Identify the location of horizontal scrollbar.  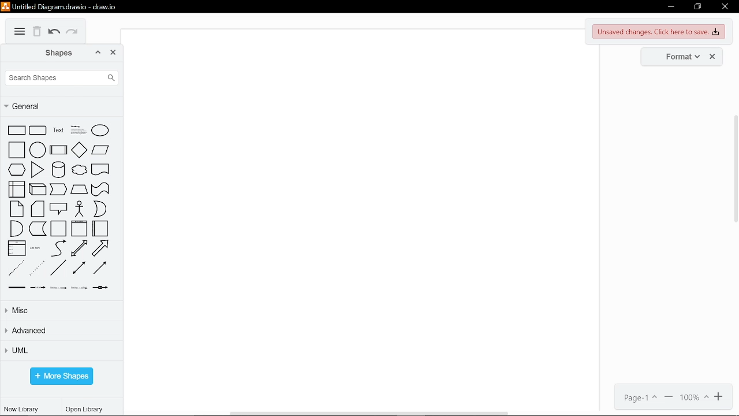
(371, 413).